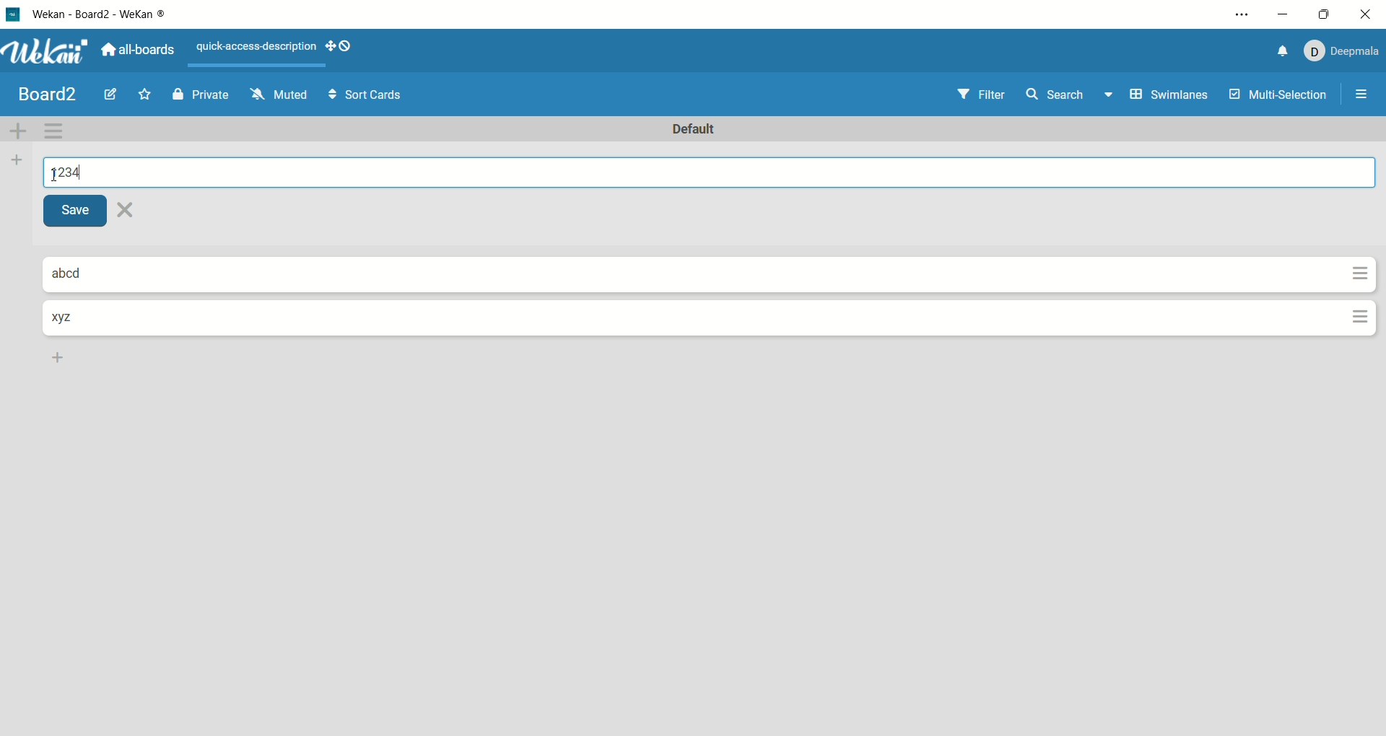 Image resolution: width=1386 pixels, height=736 pixels. I want to click on add list, so click(16, 162).